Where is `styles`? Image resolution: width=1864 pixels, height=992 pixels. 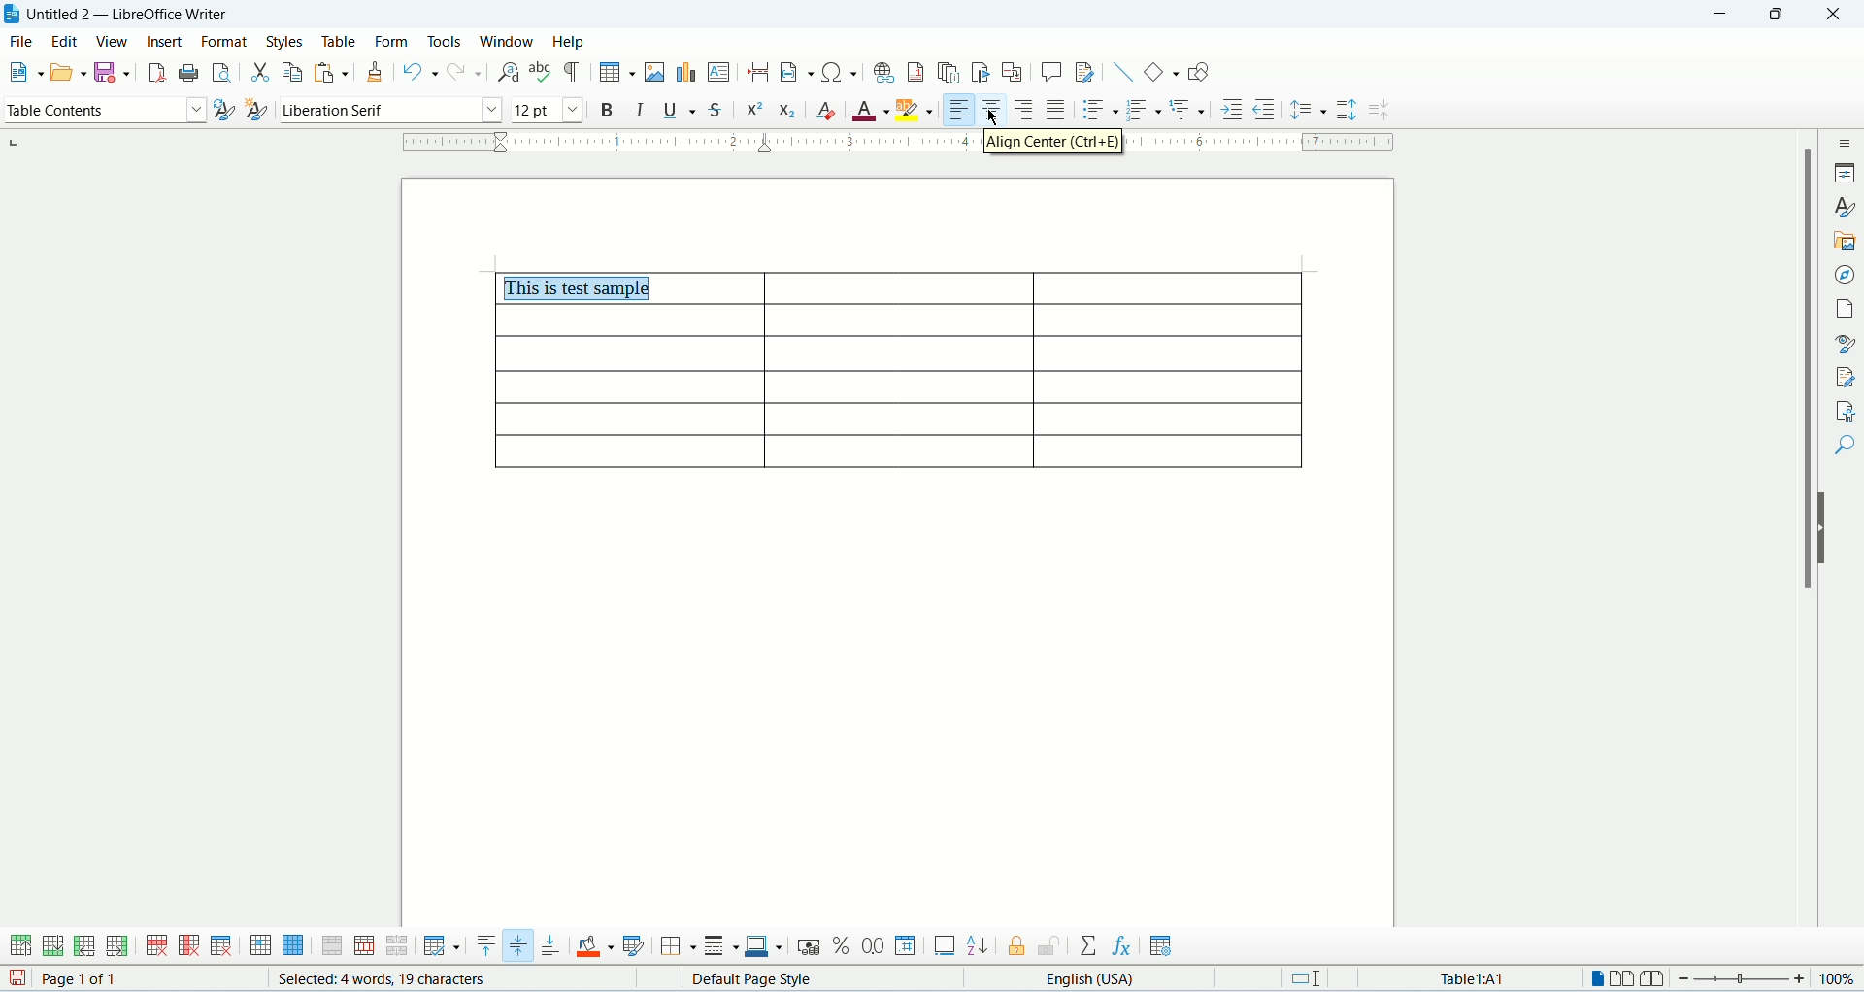
styles is located at coordinates (288, 40).